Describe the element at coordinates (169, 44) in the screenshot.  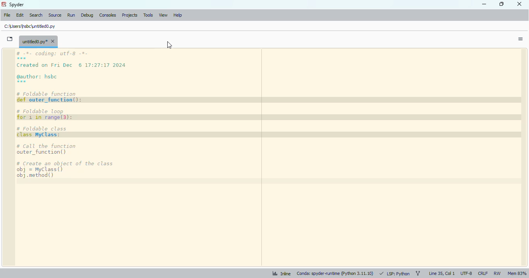
I see `hotkey (Ctrl + Shift + X)` at that location.